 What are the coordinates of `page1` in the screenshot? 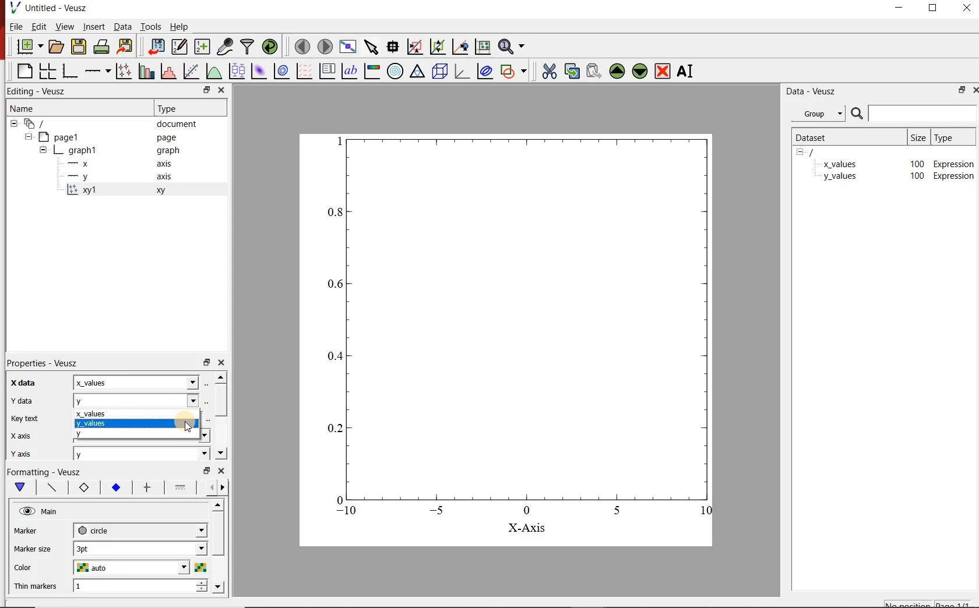 It's located at (64, 136).